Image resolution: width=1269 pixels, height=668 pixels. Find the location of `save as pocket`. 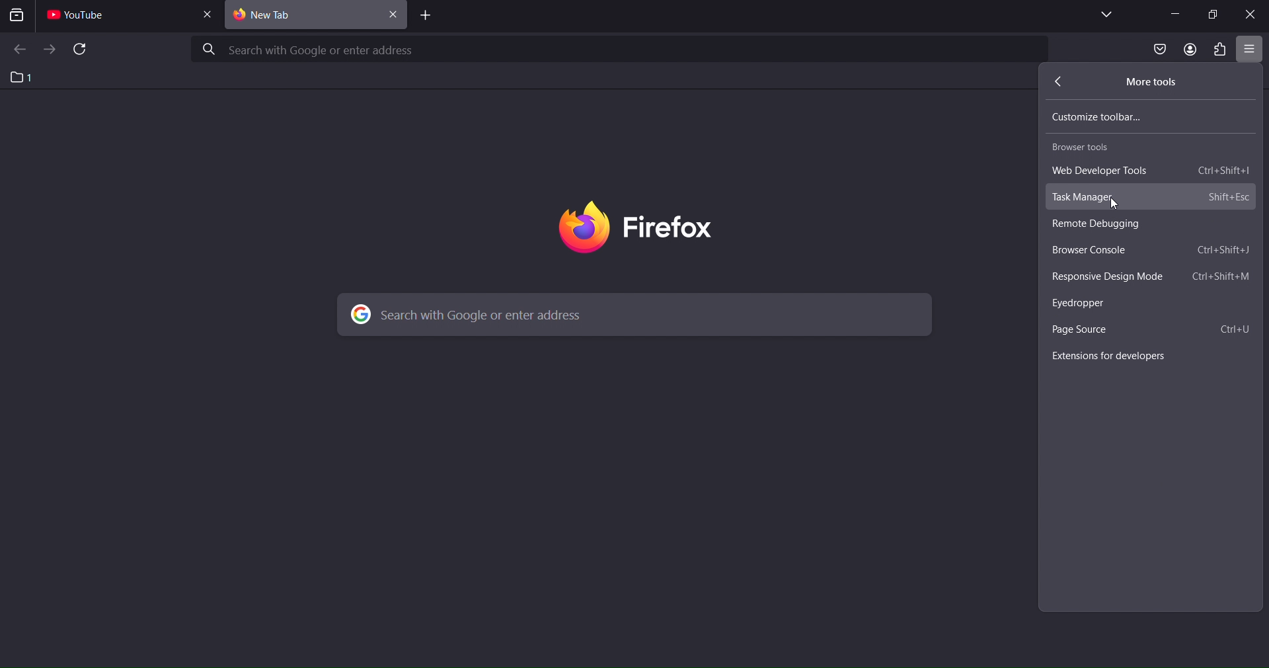

save as pocket is located at coordinates (1156, 50).